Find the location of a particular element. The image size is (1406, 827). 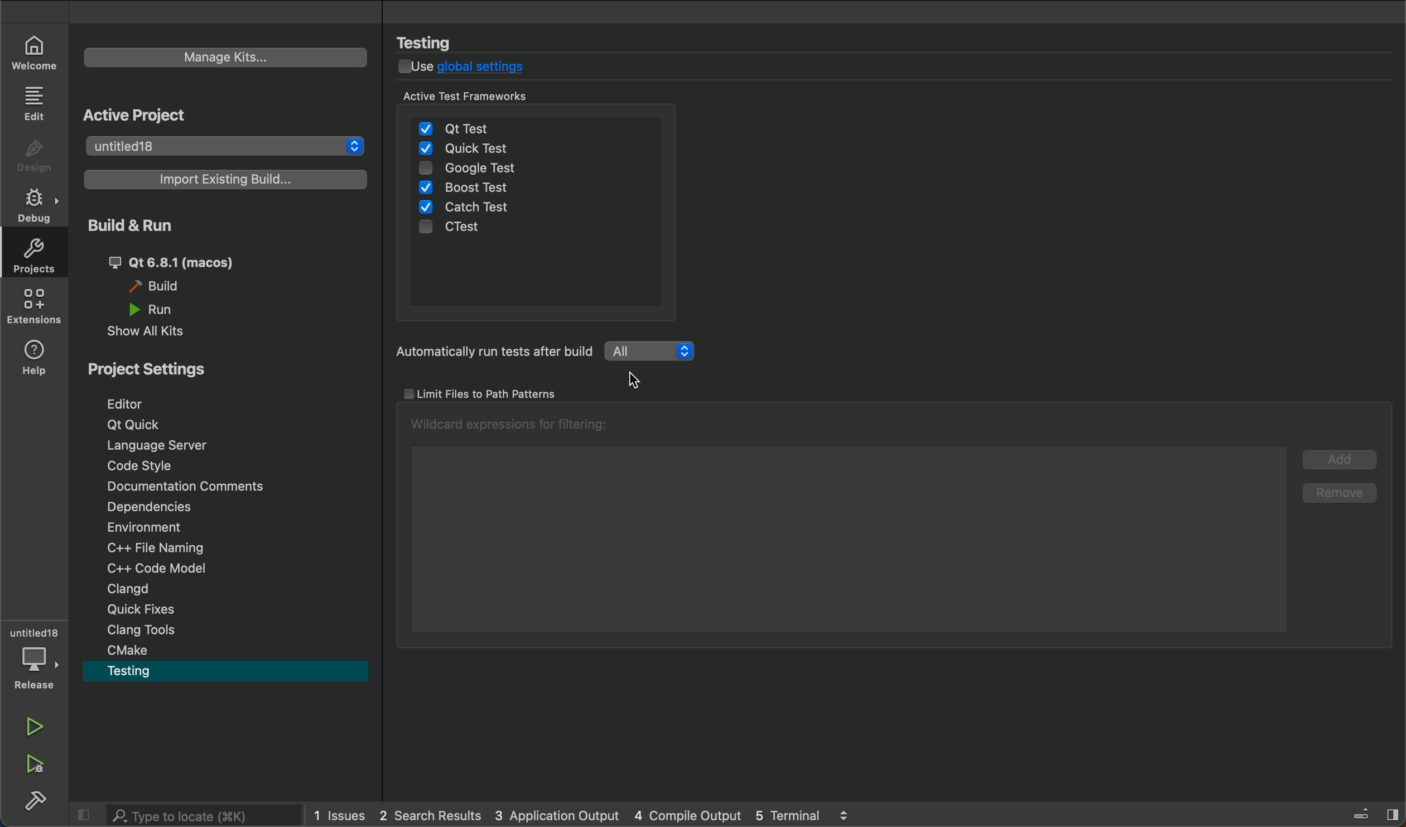

qt is located at coordinates (182, 263).